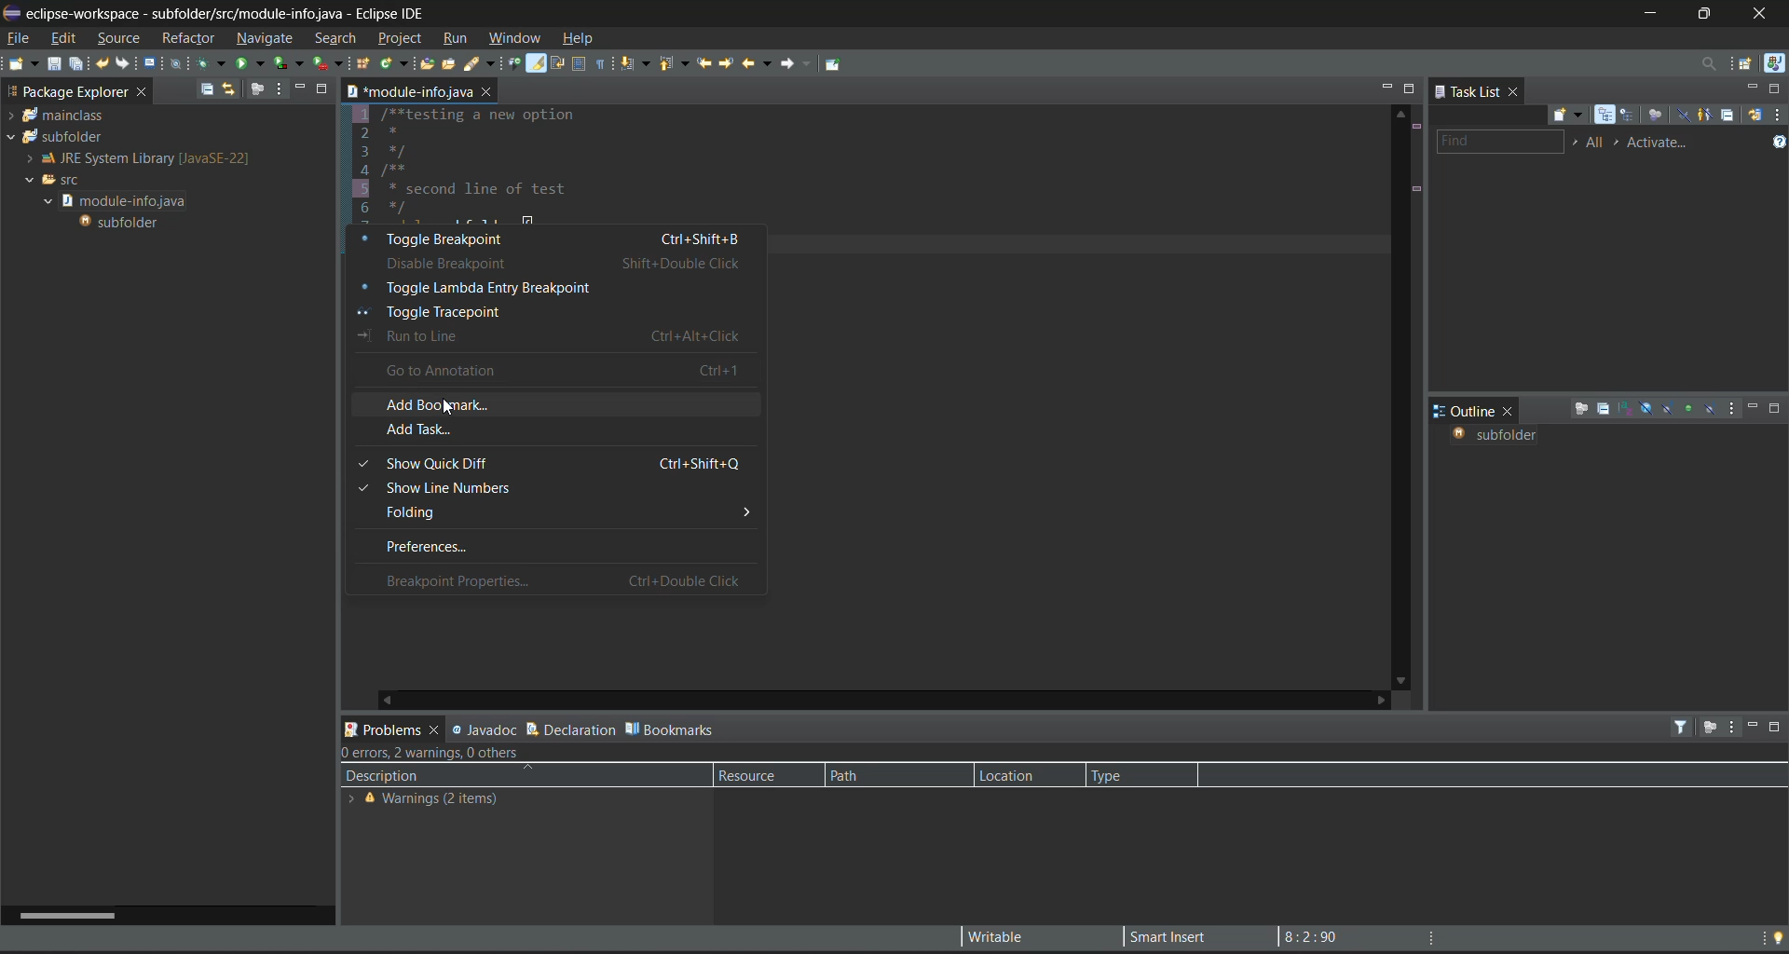  I want to click on new java package, so click(364, 66).